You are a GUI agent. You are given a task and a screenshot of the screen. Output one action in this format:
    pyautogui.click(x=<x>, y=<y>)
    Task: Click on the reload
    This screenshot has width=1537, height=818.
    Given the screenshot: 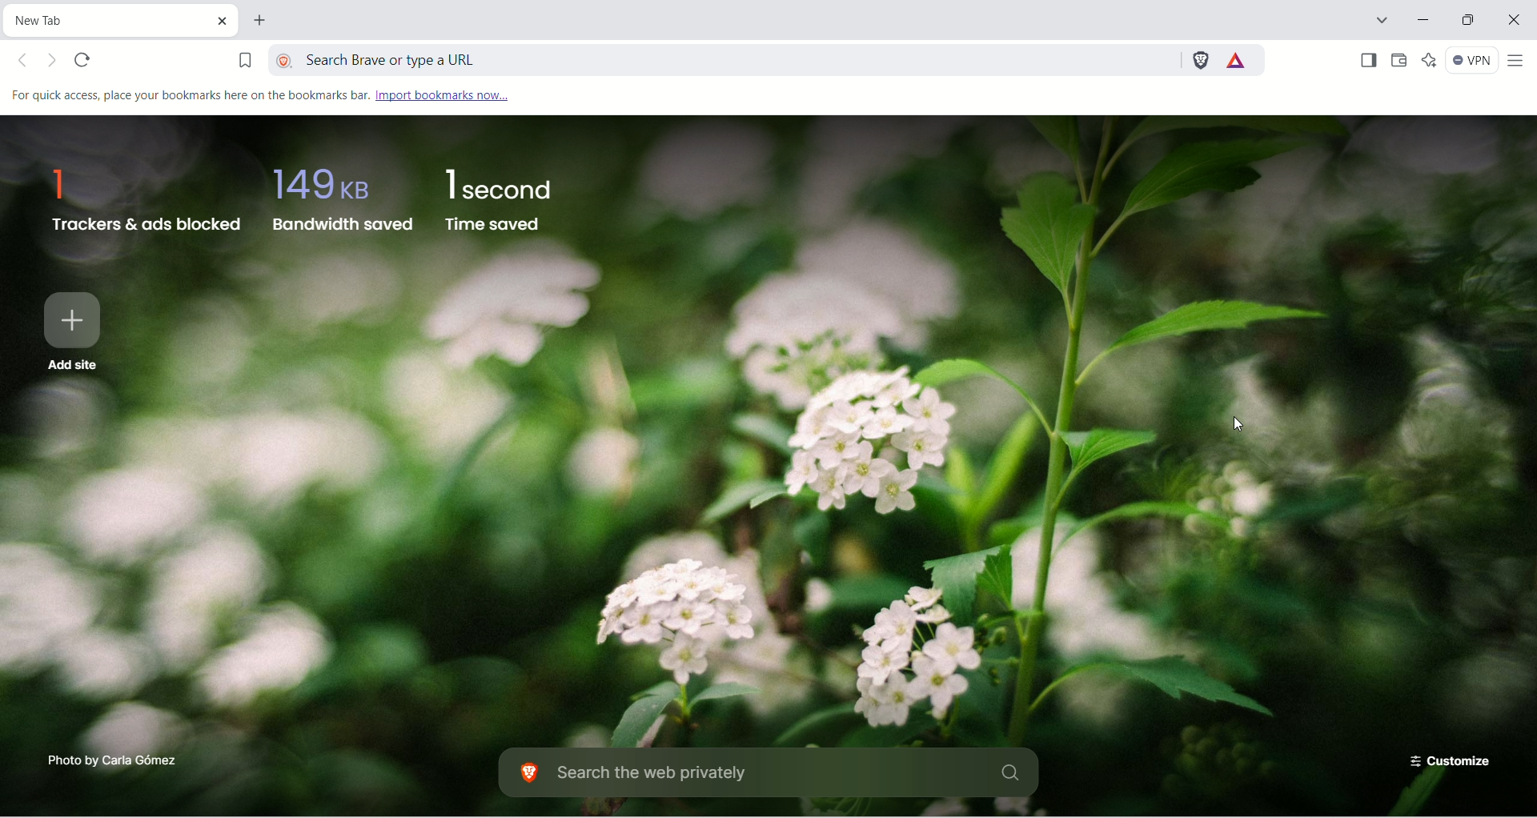 What is the action you would take?
    pyautogui.click(x=82, y=57)
    